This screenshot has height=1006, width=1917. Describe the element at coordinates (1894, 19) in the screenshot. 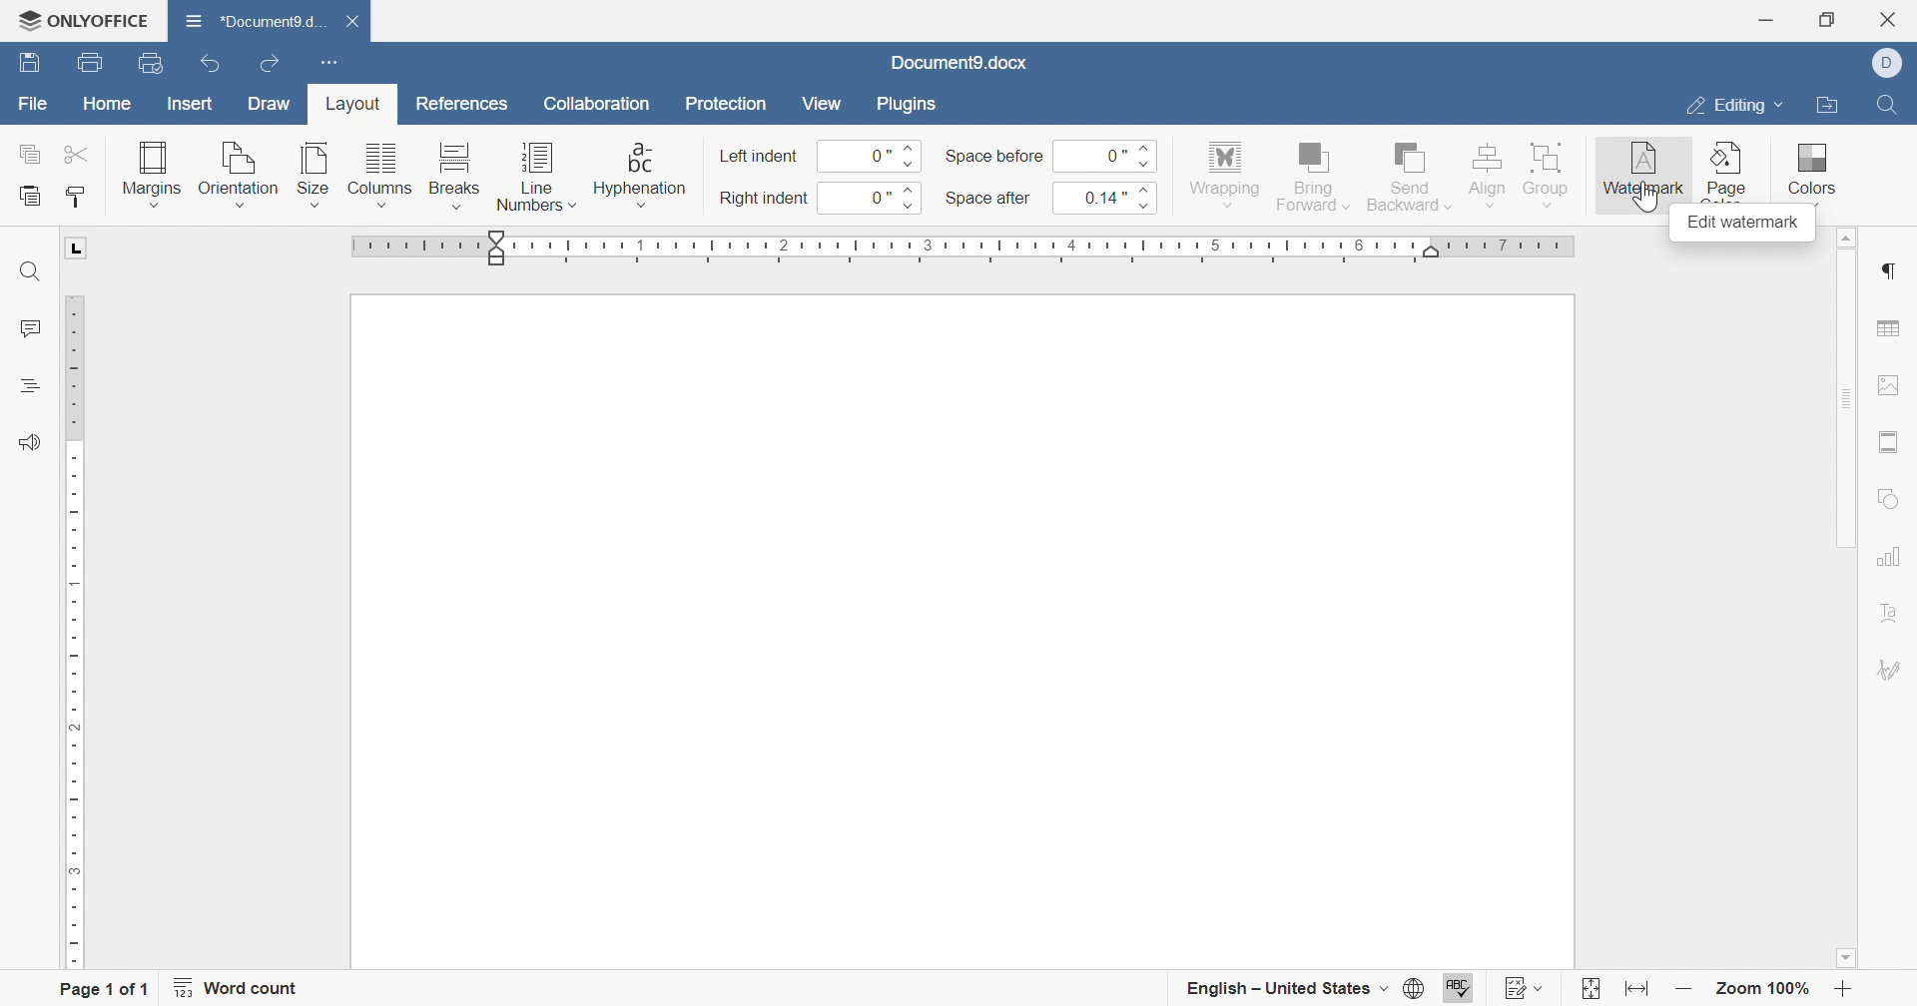

I see `close` at that location.